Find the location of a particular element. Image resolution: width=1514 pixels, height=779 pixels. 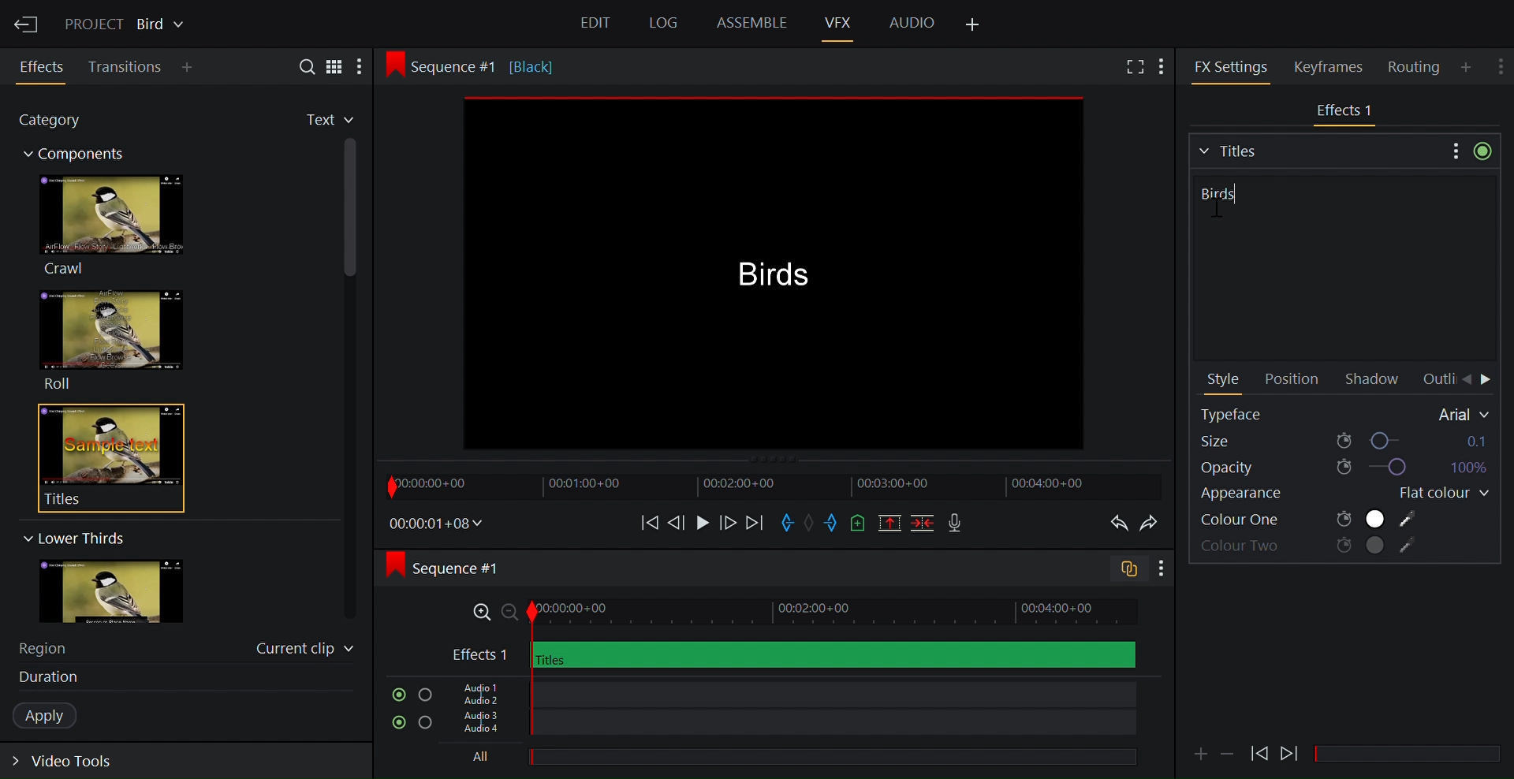

Full screen is located at coordinates (1132, 68).